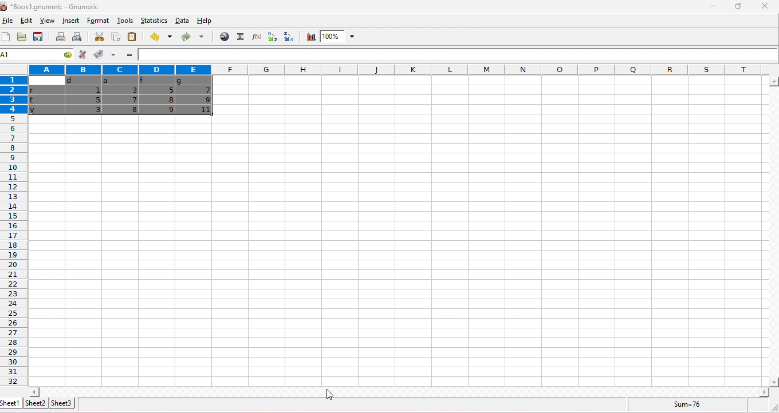  What do you see at coordinates (286, 37) in the screenshot?
I see `sort descending` at bounding box center [286, 37].